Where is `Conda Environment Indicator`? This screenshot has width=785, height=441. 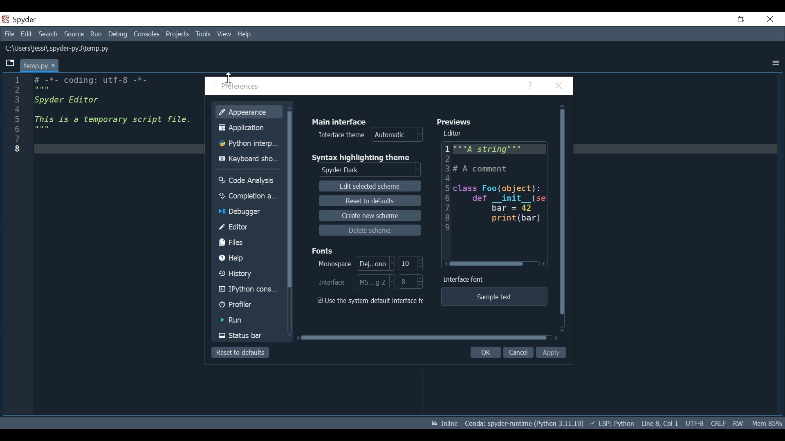 Conda Environment Indicator is located at coordinates (523, 424).